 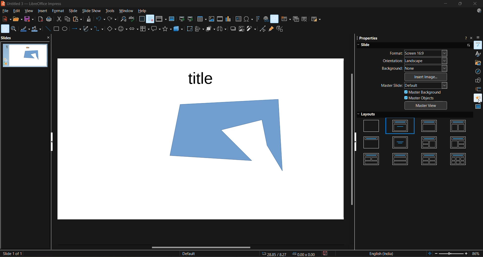 What do you see at coordinates (325, 253) in the screenshot?
I see `click to save` at bounding box center [325, 253].